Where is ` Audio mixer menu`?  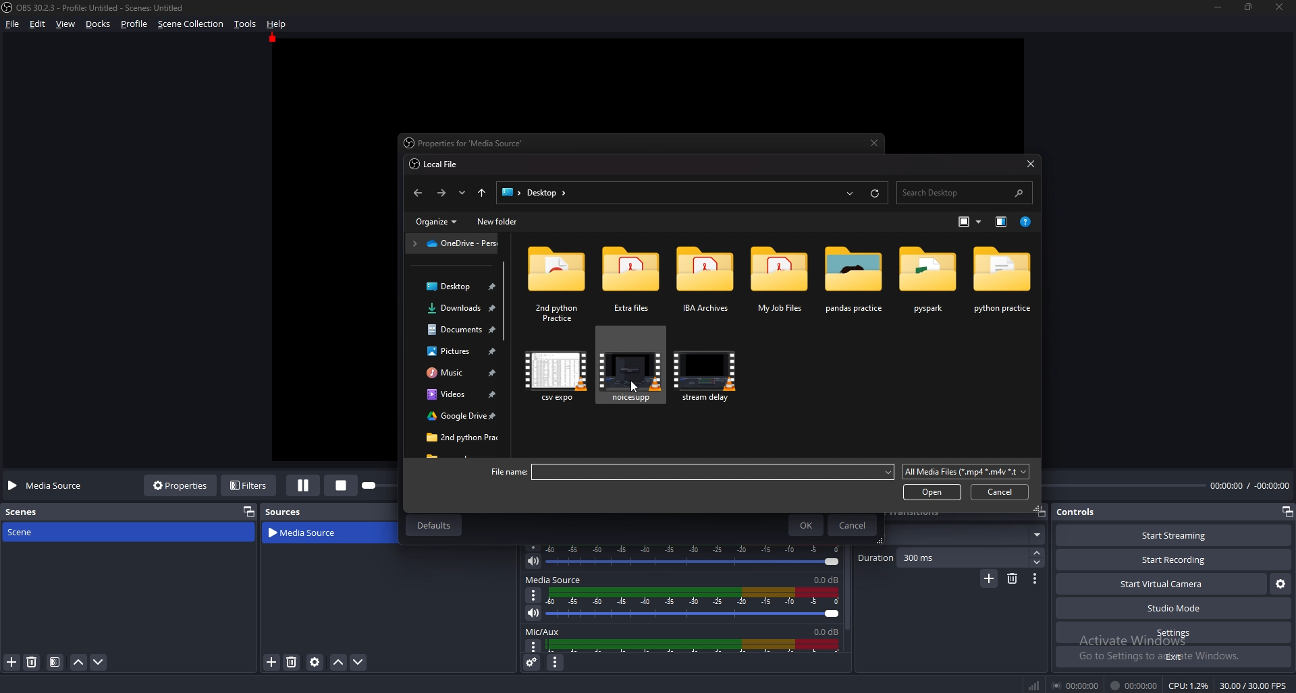
 Audio mixer menu is located at coordinates (555, 663).